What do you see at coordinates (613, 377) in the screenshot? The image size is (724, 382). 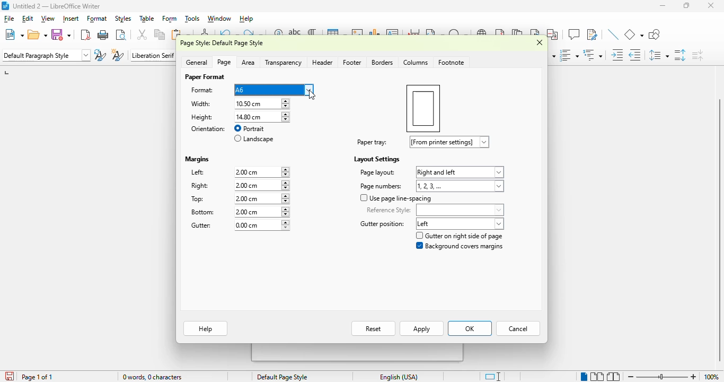 I see `book view` at bounding box center [613, 377].